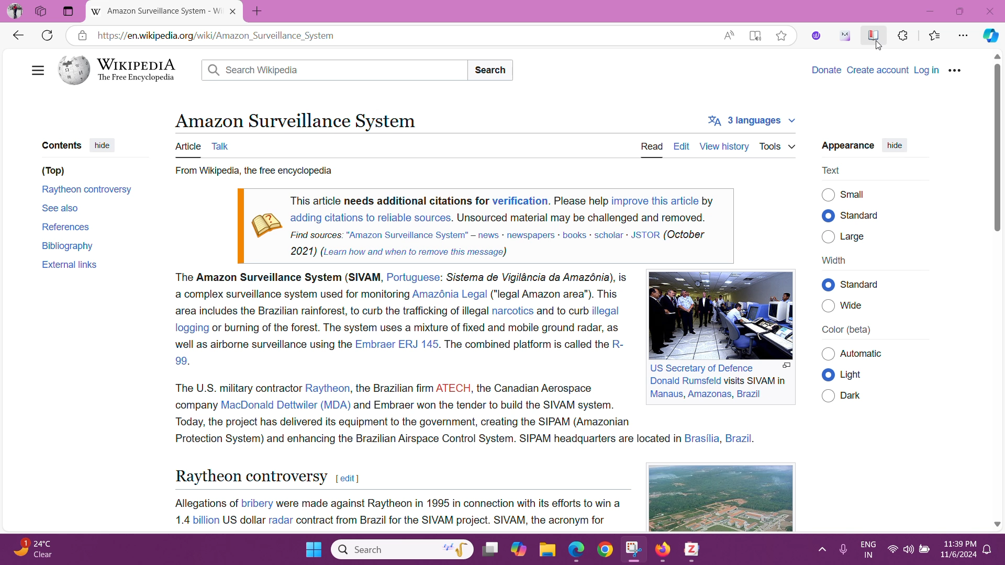  What do you see at coordinates (15, 11) in the screenshot?
I see `profile` at bounding box center [15, 11].